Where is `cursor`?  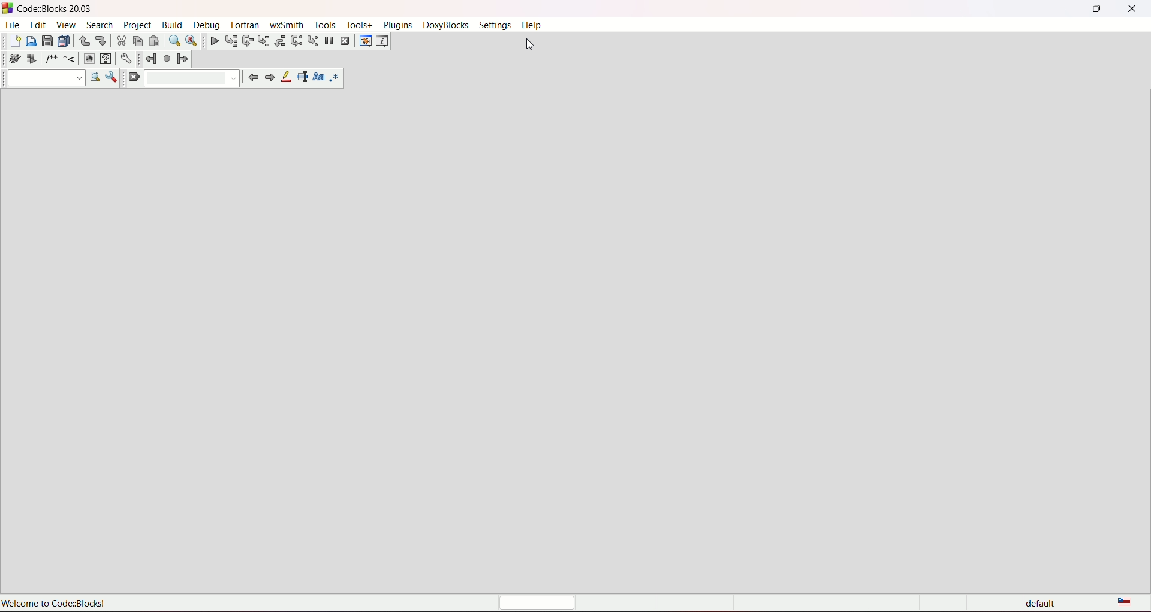 cursor is located at coordinates (534, 46).